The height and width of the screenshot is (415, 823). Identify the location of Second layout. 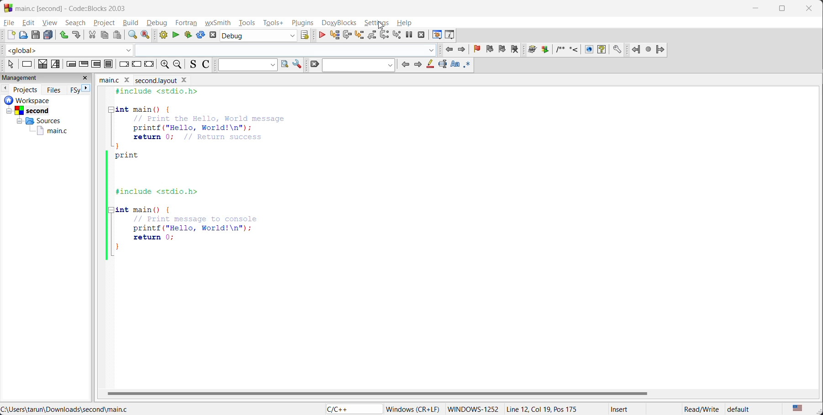
(162, 79).